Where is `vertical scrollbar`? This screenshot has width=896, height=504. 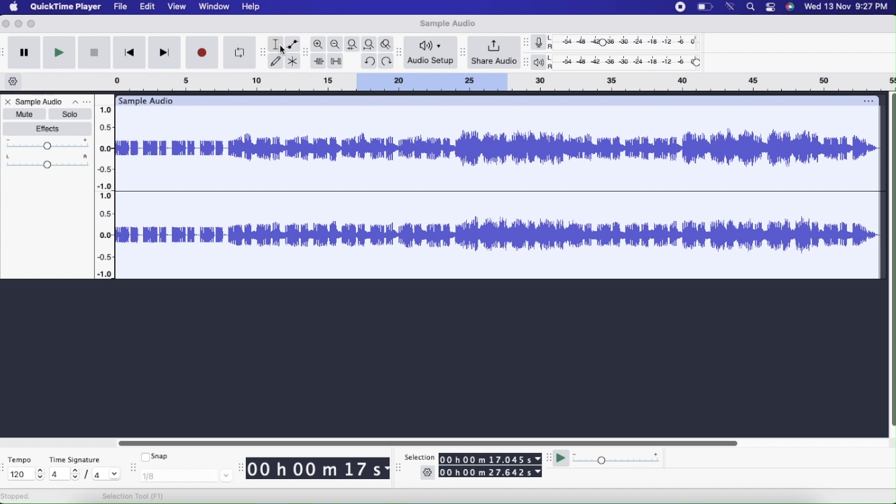 vertical scrollbar is located at coordinates (891, 265).